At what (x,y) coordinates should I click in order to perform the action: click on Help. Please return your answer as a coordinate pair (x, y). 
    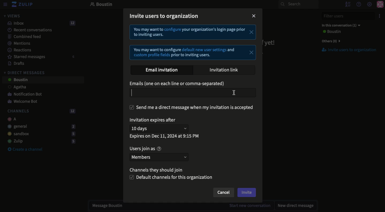
    Looking at the image, I should click on (358, 4).